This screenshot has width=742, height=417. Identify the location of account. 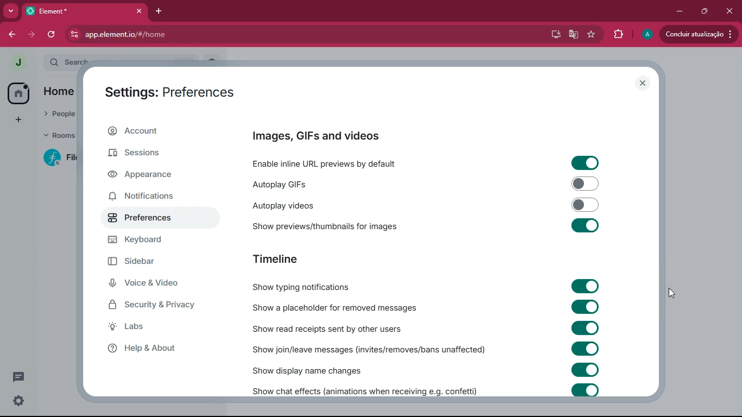
(155, 131).